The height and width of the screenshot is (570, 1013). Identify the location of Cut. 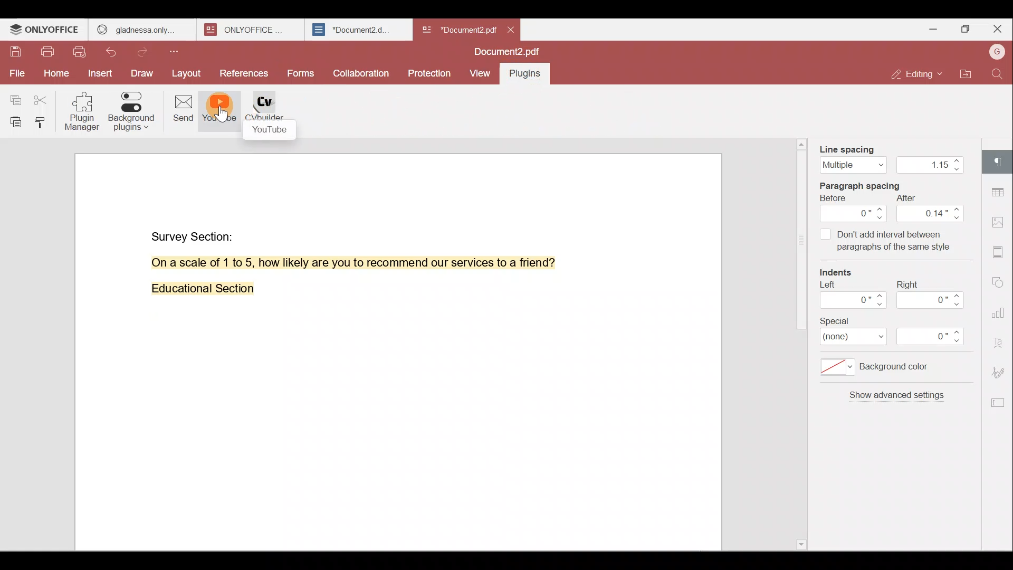
(44, 97).